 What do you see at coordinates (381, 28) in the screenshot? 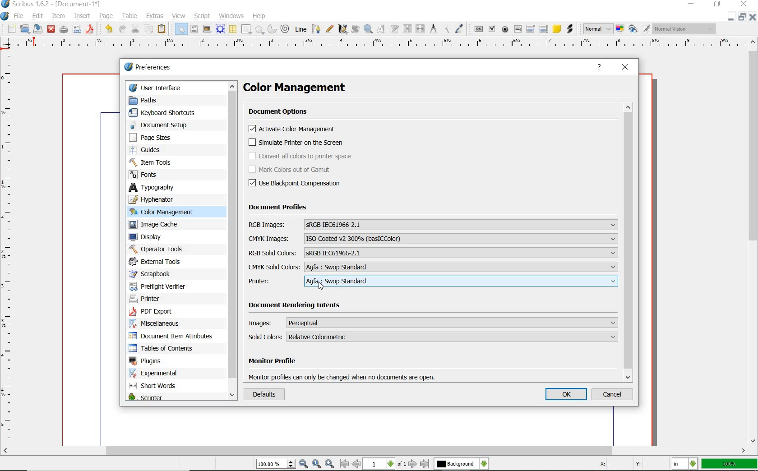
I see `edit contents of frame` at bounding box center [381, 28].